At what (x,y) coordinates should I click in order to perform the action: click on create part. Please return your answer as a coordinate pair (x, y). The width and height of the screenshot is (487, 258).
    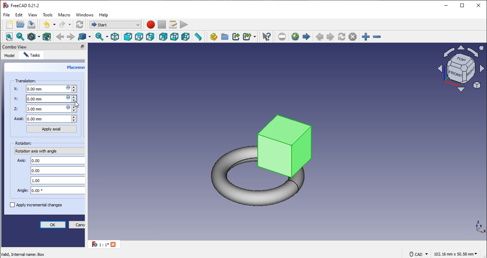
    Looking at the image, I should click on (213, 37).